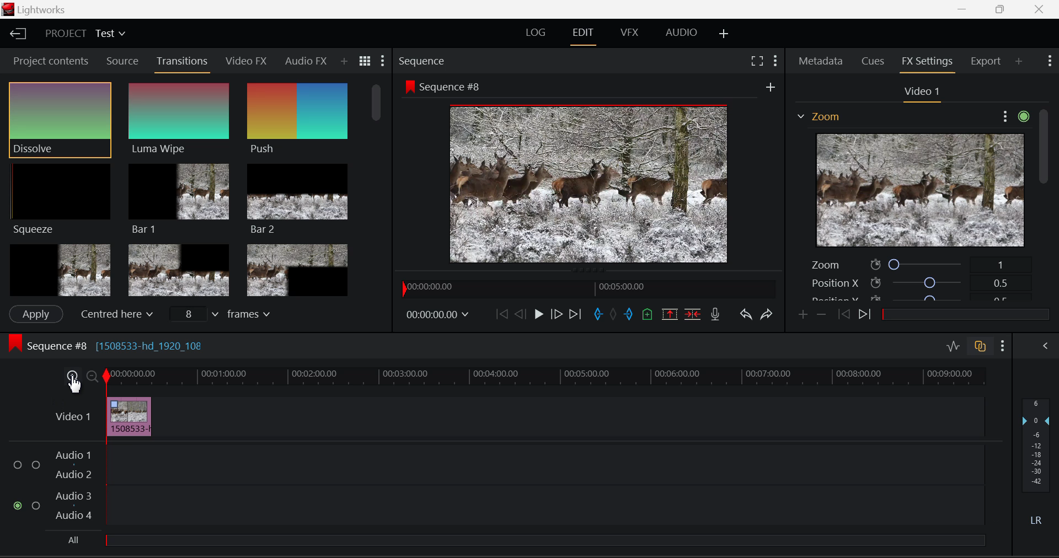 The height and width of the screenshot is (558, 1059). I want to click on Go Back, so click(522, 316).